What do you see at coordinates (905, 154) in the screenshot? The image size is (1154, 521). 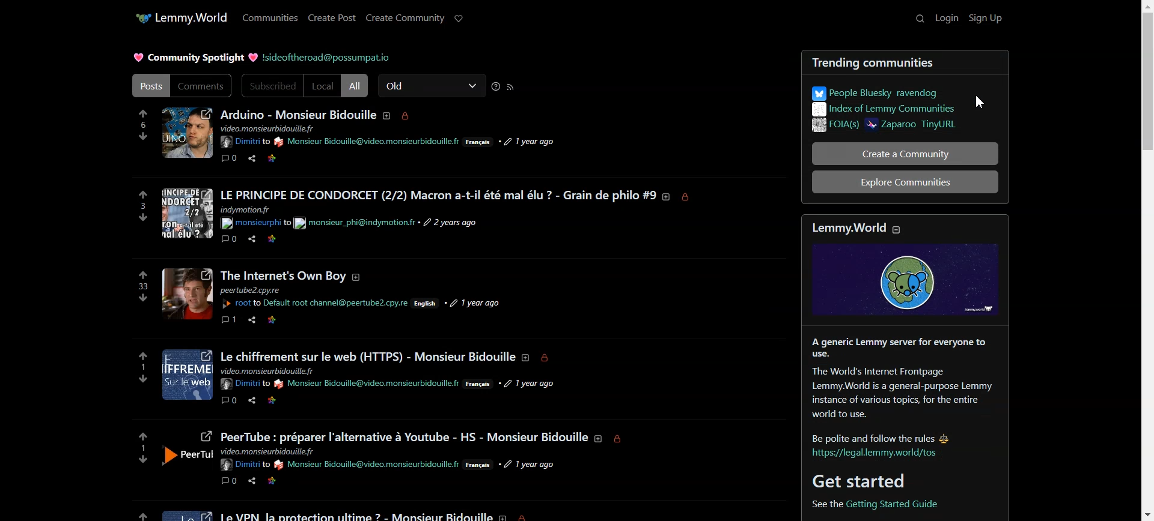 I see `Create a Community` at bounding box center [905, 154].